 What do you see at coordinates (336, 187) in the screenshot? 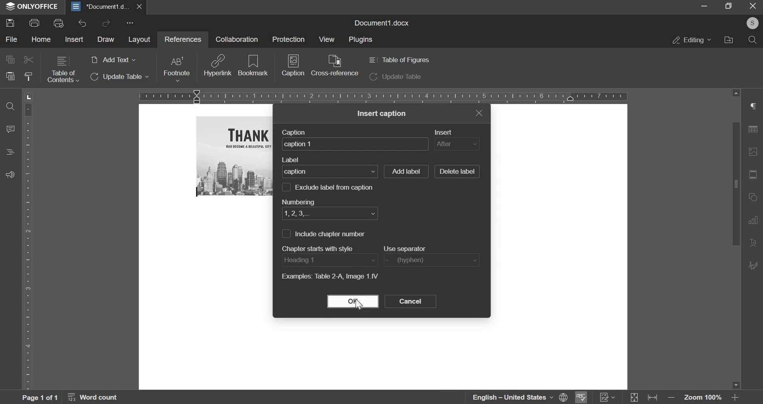
I see `exclude label from caption` at bounding box center [336, 187].